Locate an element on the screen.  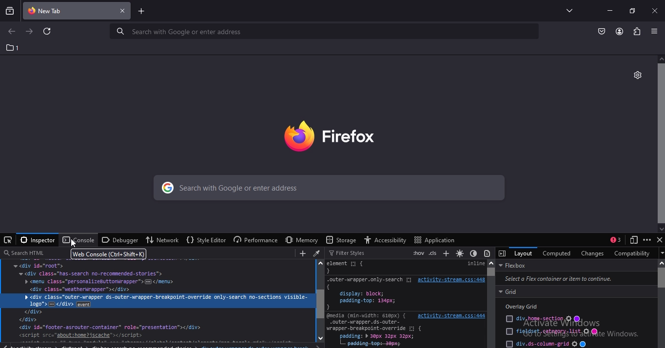
account is located at coordinates (620, 31).